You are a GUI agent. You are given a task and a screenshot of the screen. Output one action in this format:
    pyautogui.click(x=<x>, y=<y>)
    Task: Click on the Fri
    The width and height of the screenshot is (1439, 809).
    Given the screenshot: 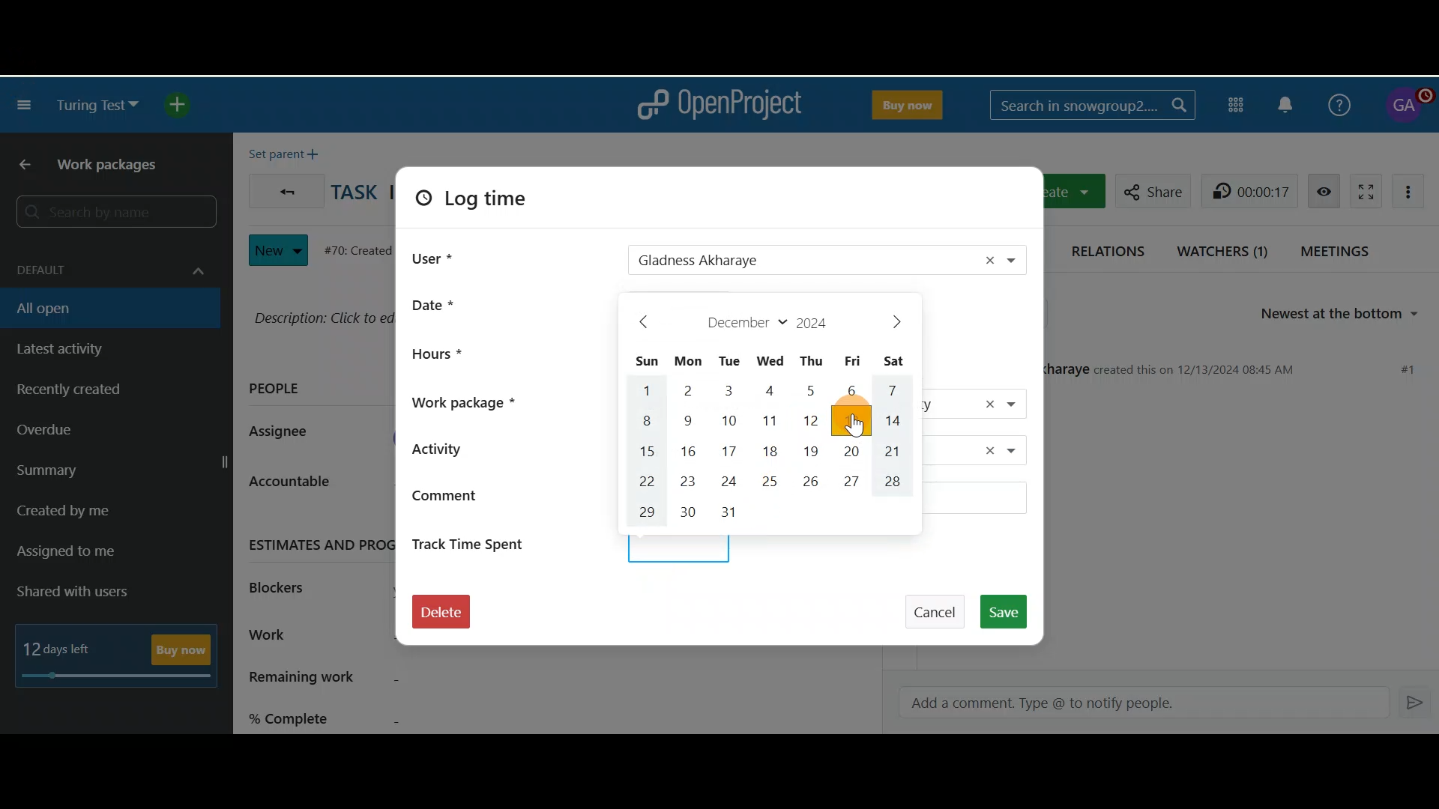 What is the action you would take?
    pyautogui.click(x=854, y=360)
    